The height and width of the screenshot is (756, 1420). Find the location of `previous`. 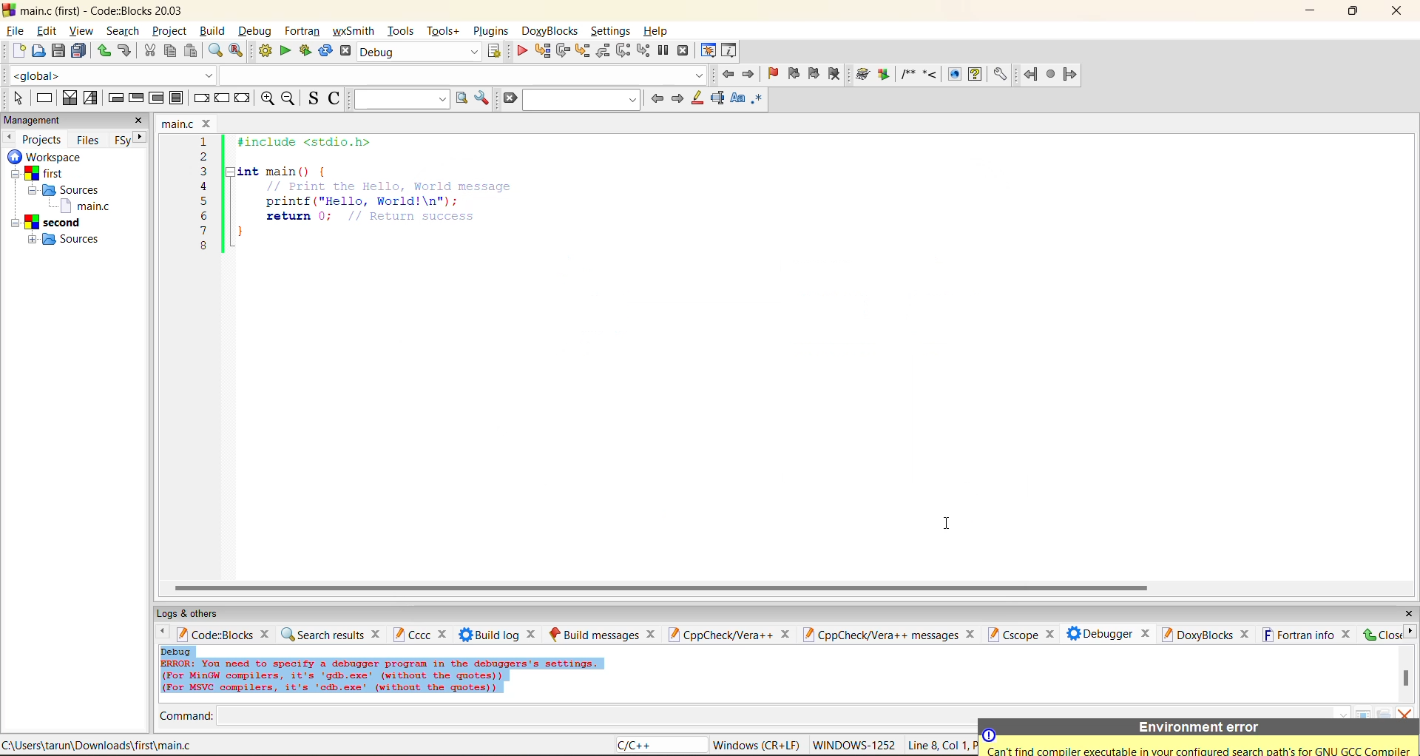

previous is located at coordinates (657, 98).